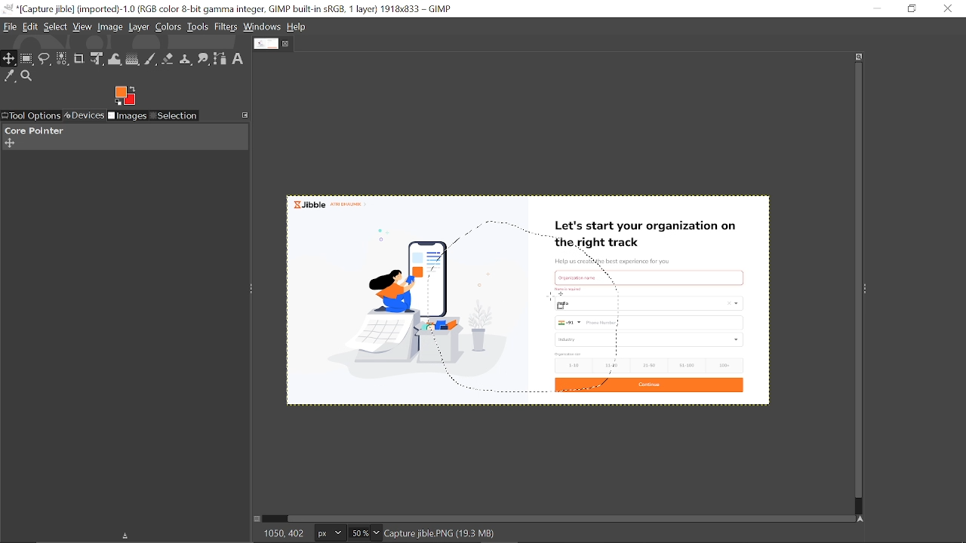 The width and height of the screenshot is (966, 543). I want to click on Select by color, so click(63, 60).